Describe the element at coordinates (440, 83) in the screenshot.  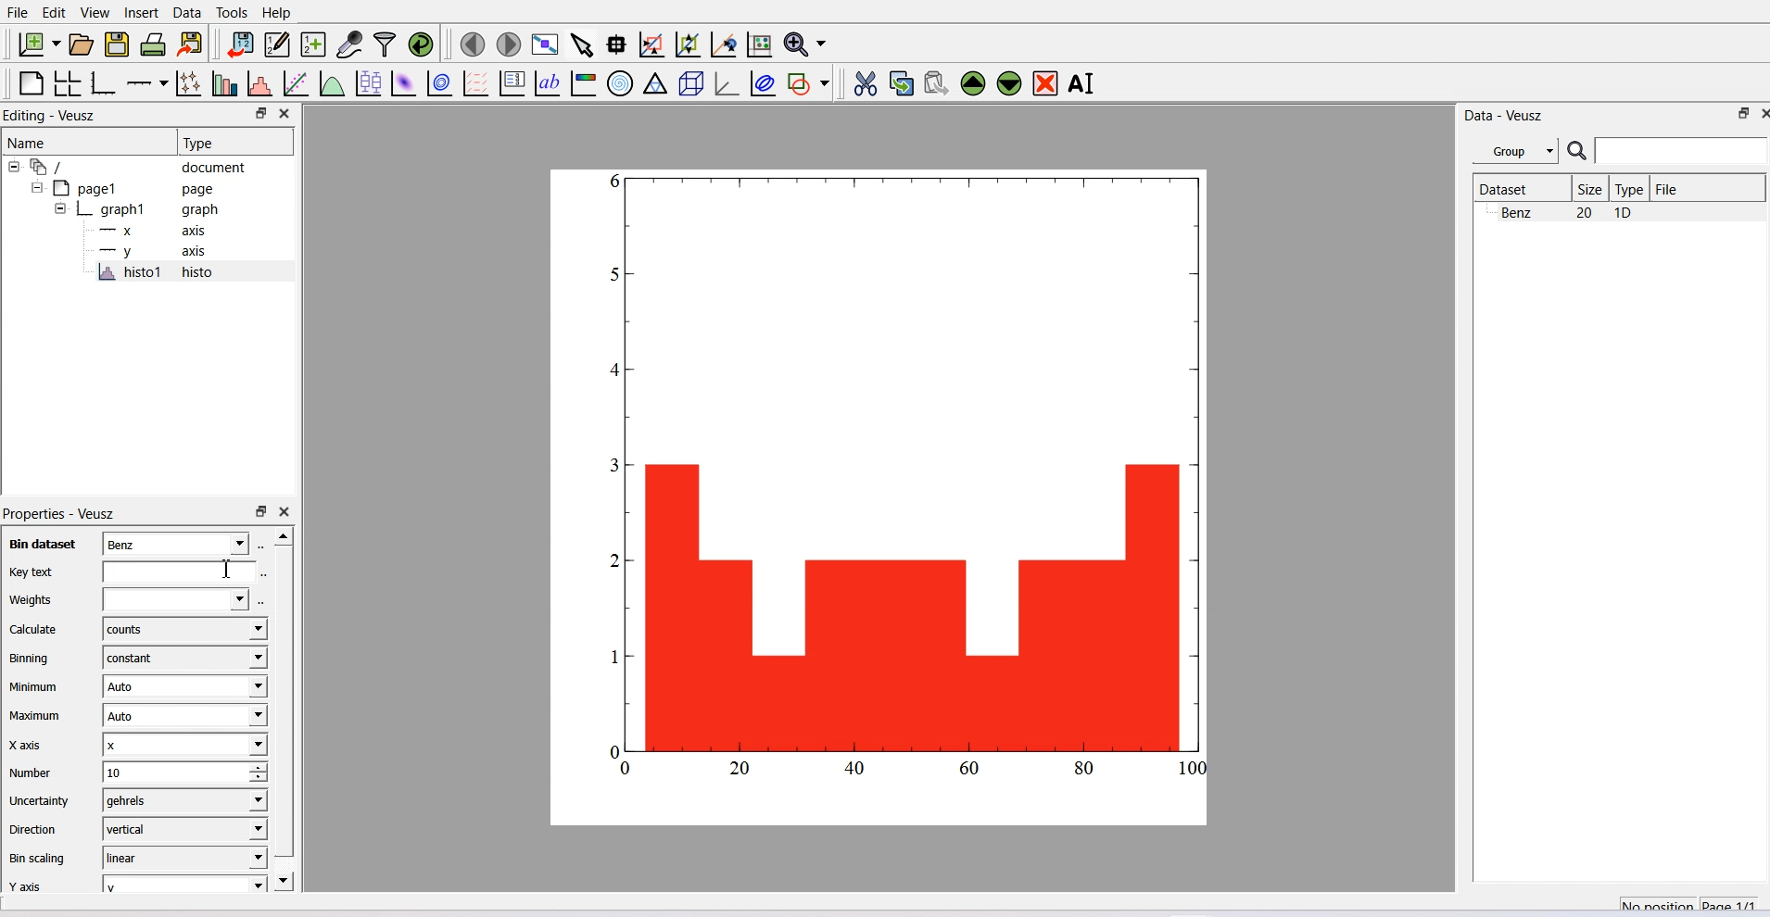
I see `Plot a 2D dataset as contour` at that location.